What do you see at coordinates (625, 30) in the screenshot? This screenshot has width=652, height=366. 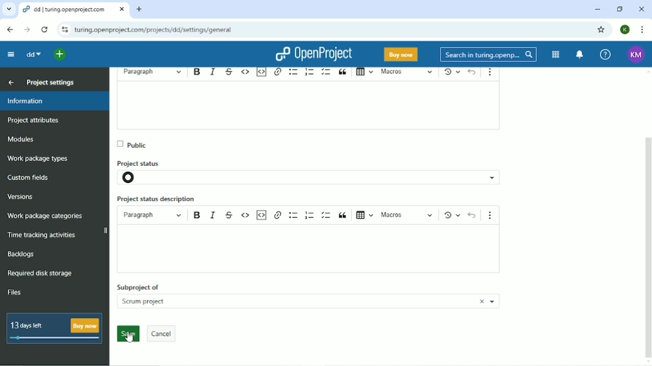 I see `K` at bounding box center [625, 30].